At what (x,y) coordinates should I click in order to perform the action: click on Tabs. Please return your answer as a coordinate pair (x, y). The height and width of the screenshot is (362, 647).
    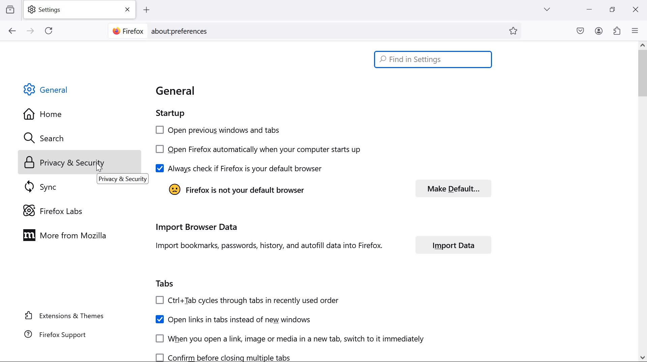
    Looking at the image, I should click on (165, 282).